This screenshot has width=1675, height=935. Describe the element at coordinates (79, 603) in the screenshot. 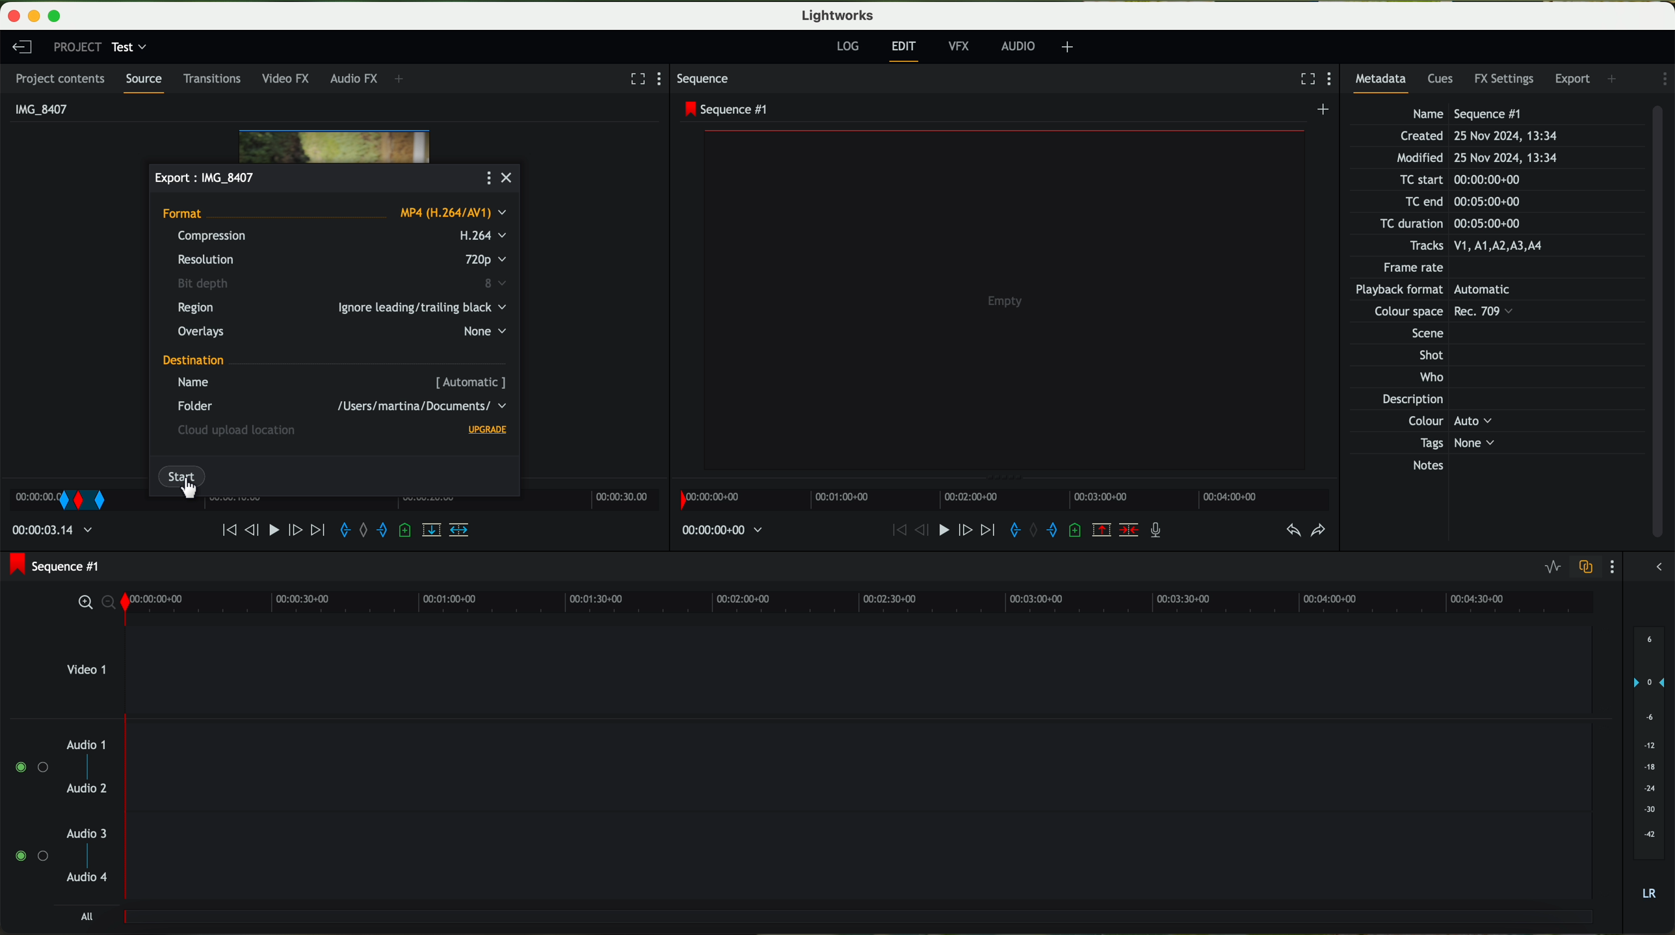

I see `zoom in` at that location.